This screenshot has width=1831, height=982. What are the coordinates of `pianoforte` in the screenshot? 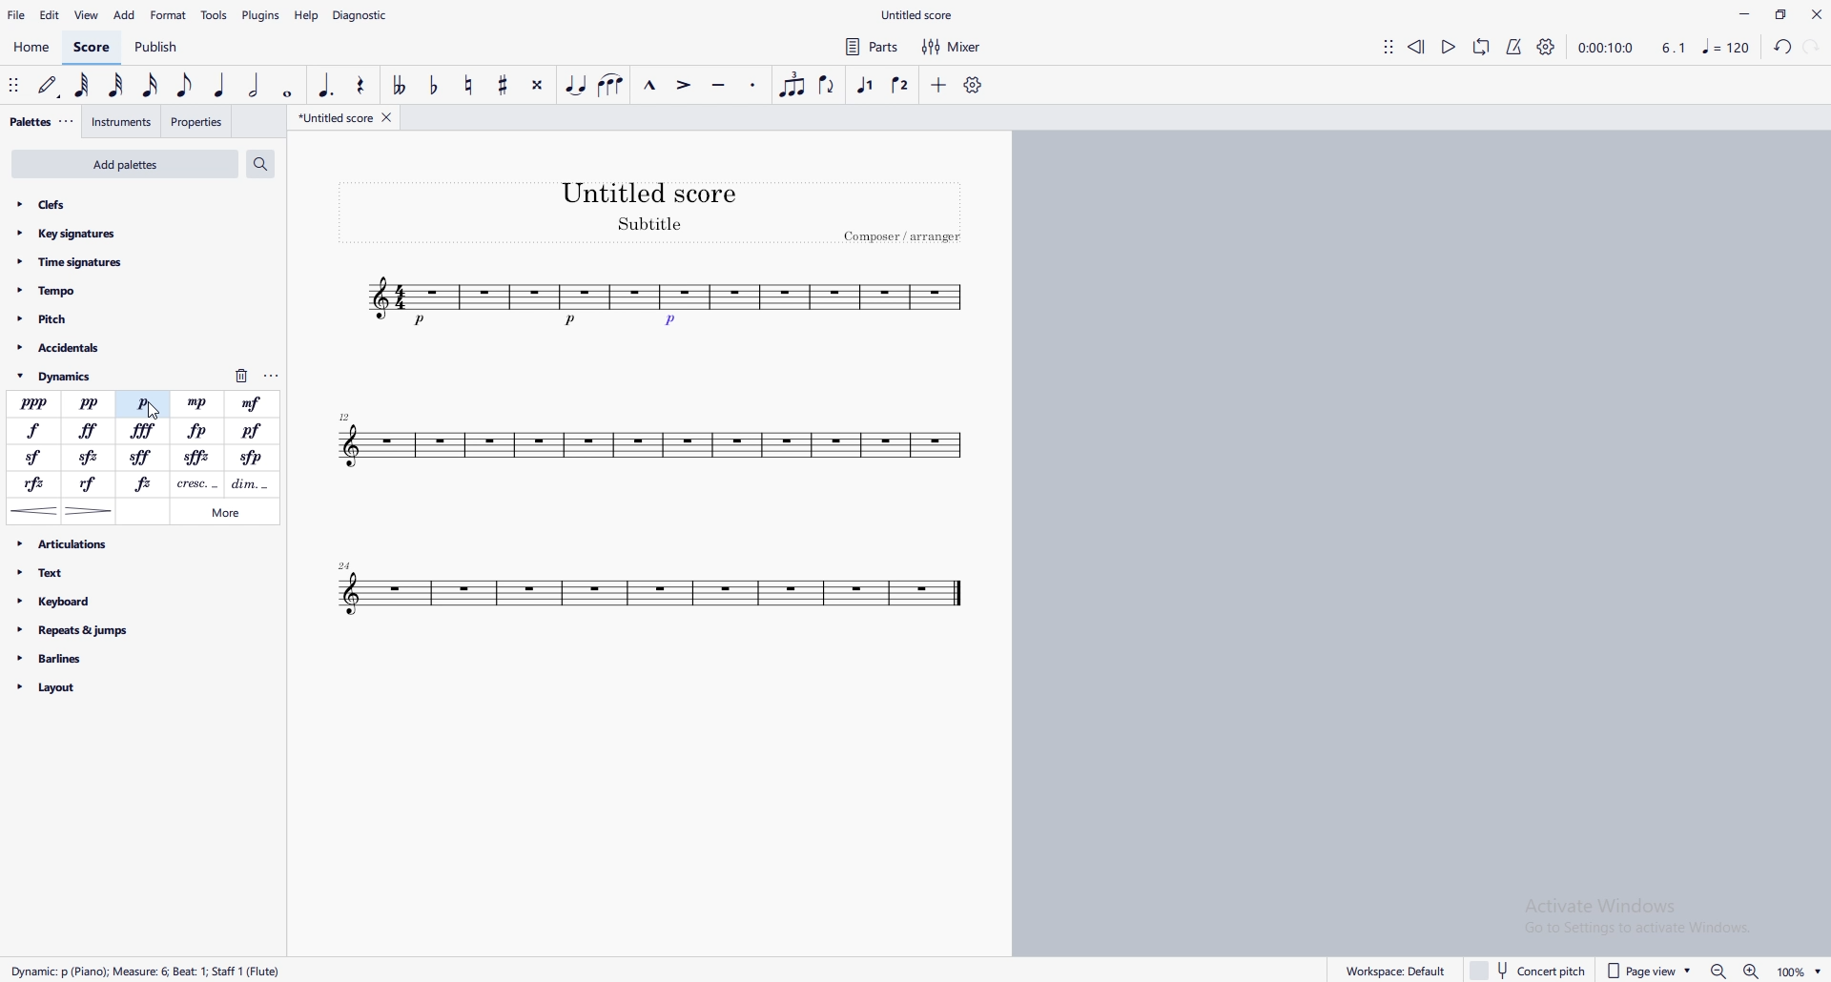 It's located at (254, 429).